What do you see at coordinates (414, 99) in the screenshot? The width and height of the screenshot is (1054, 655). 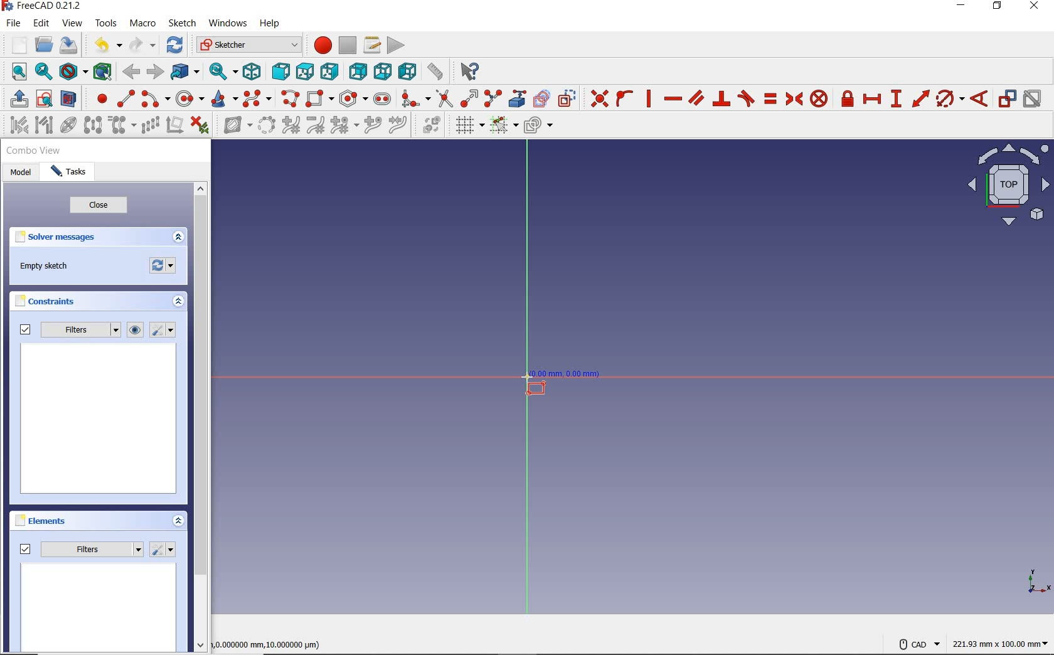 I see `create fillet` at bounding box center [414, 99].